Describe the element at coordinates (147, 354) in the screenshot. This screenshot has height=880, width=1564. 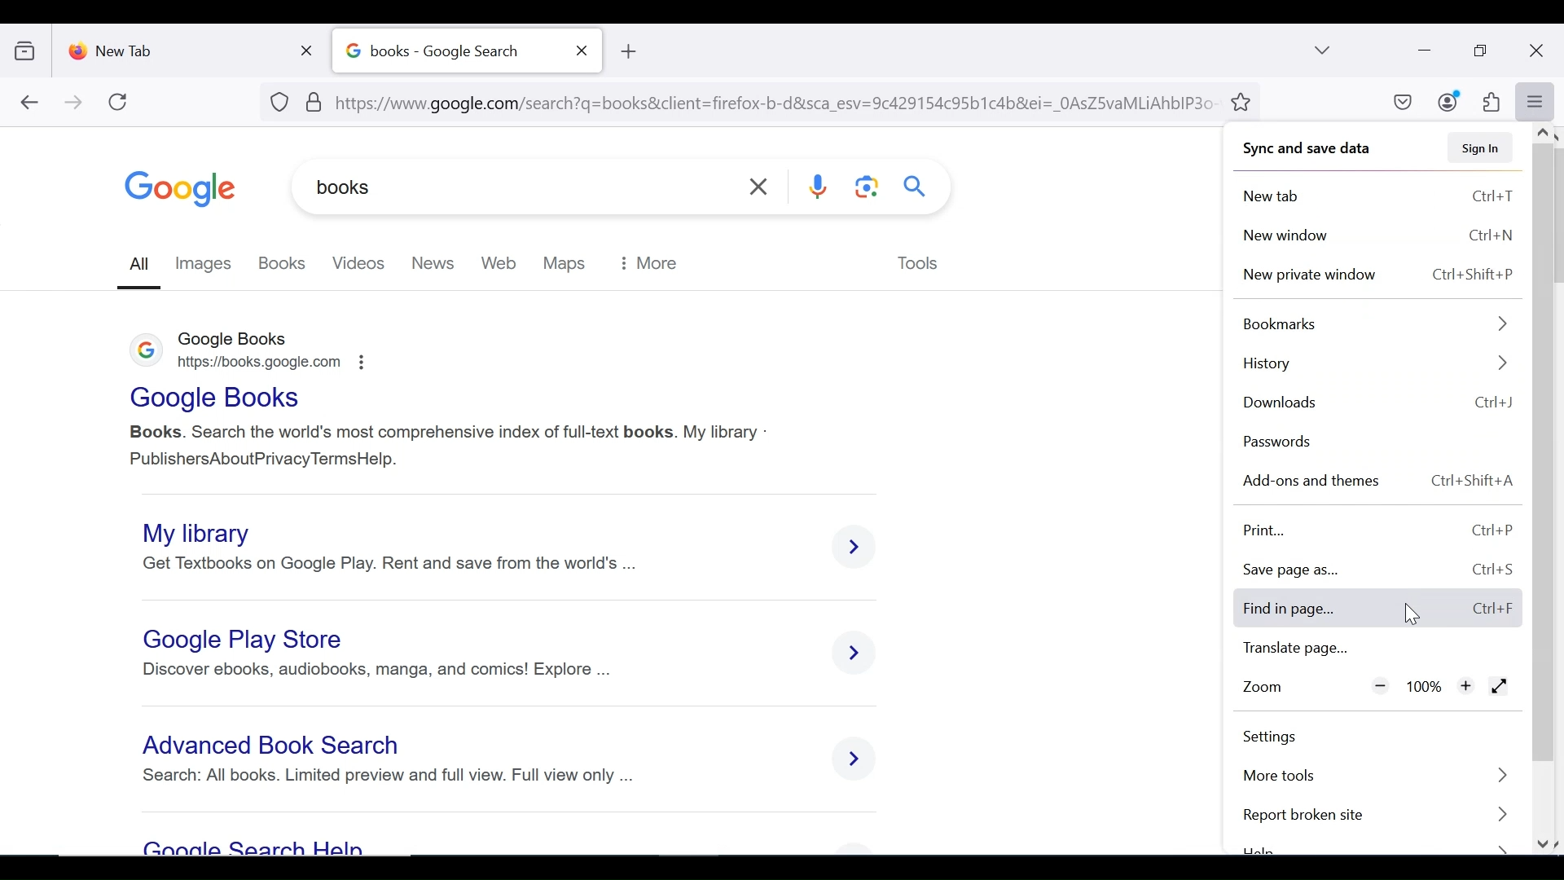
I see `logo` at that location.